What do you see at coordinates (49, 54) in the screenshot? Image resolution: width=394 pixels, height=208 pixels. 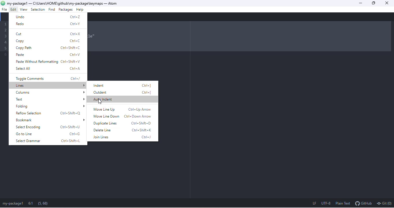 I see `paste` at bounding box center [49, 54].